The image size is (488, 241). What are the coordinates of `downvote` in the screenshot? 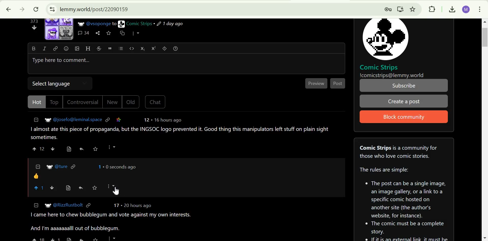 It's located at (52, 148).